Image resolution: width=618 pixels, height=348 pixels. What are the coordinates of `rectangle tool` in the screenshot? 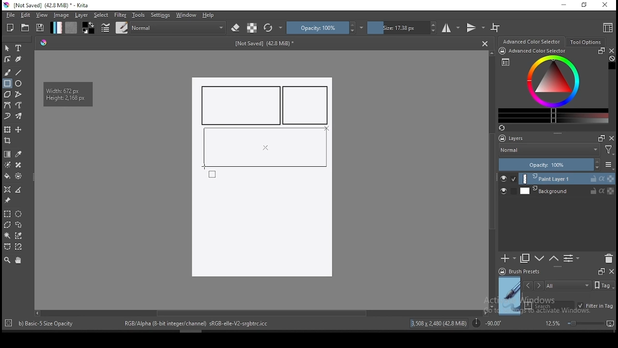 It's located at (7, 84).